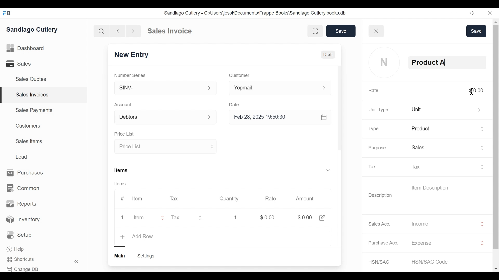 This screenshot has width=499, height=280. Describe the element at coordinates (304, 218) in the screenshot. I see `$0.00` at that location.